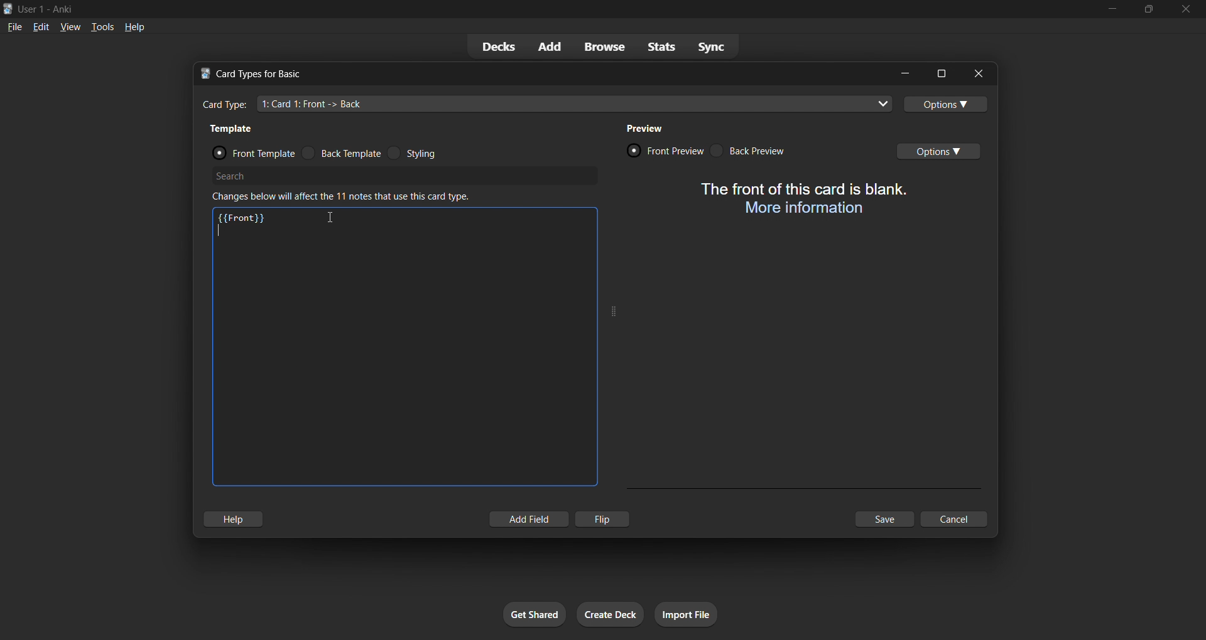 The height and width of the screenshot is (640, 1206). Describe the element at coordinates (1104, 9) in the screenshot. I see `minimize` at that location.